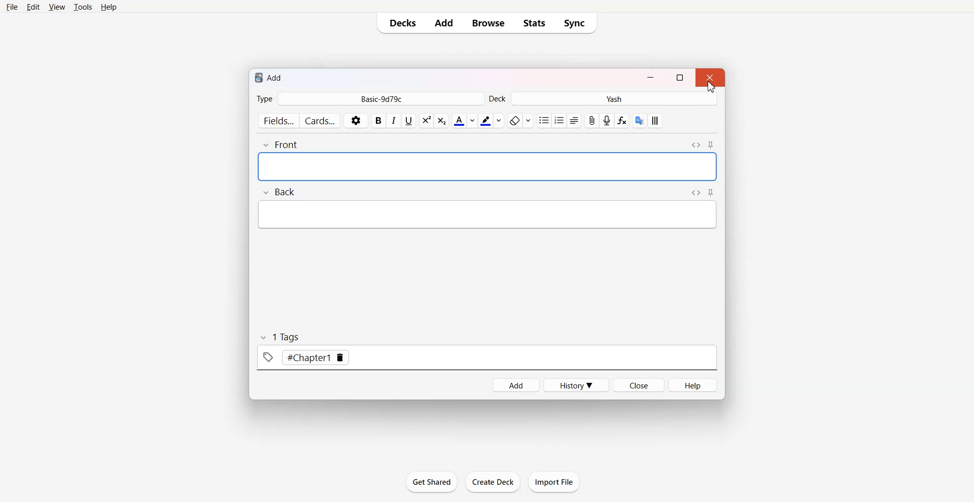  I want to click on Attach File, so click(593, 120).